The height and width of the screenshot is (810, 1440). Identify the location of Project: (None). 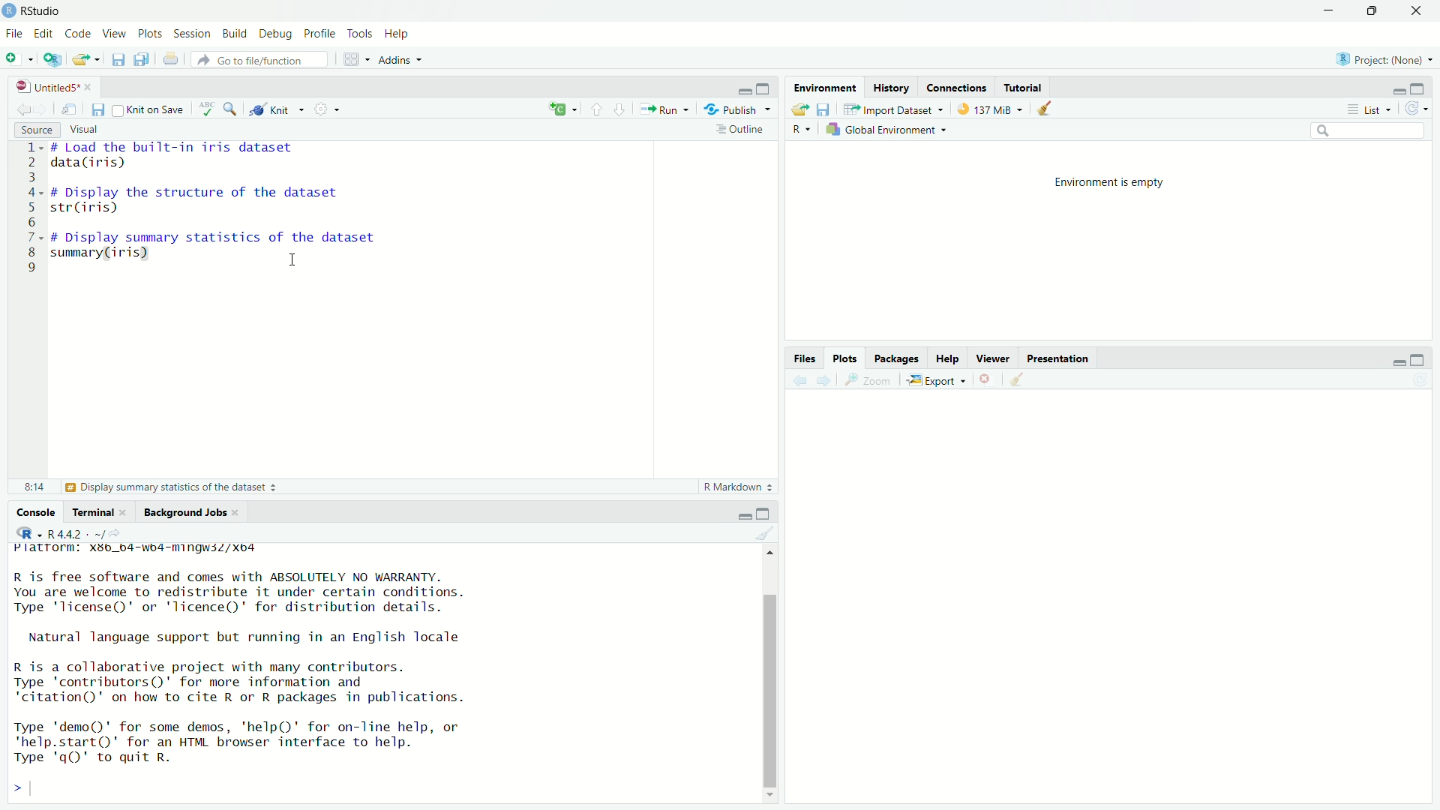
(1385, 59).